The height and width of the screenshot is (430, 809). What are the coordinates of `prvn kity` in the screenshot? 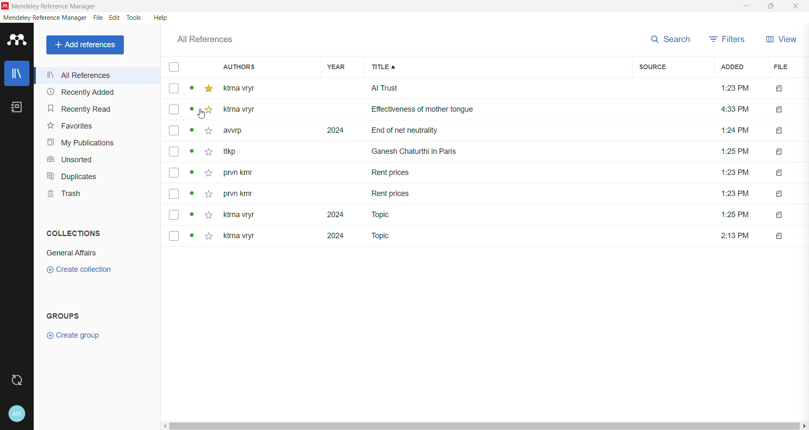 It's located at (238, 195).